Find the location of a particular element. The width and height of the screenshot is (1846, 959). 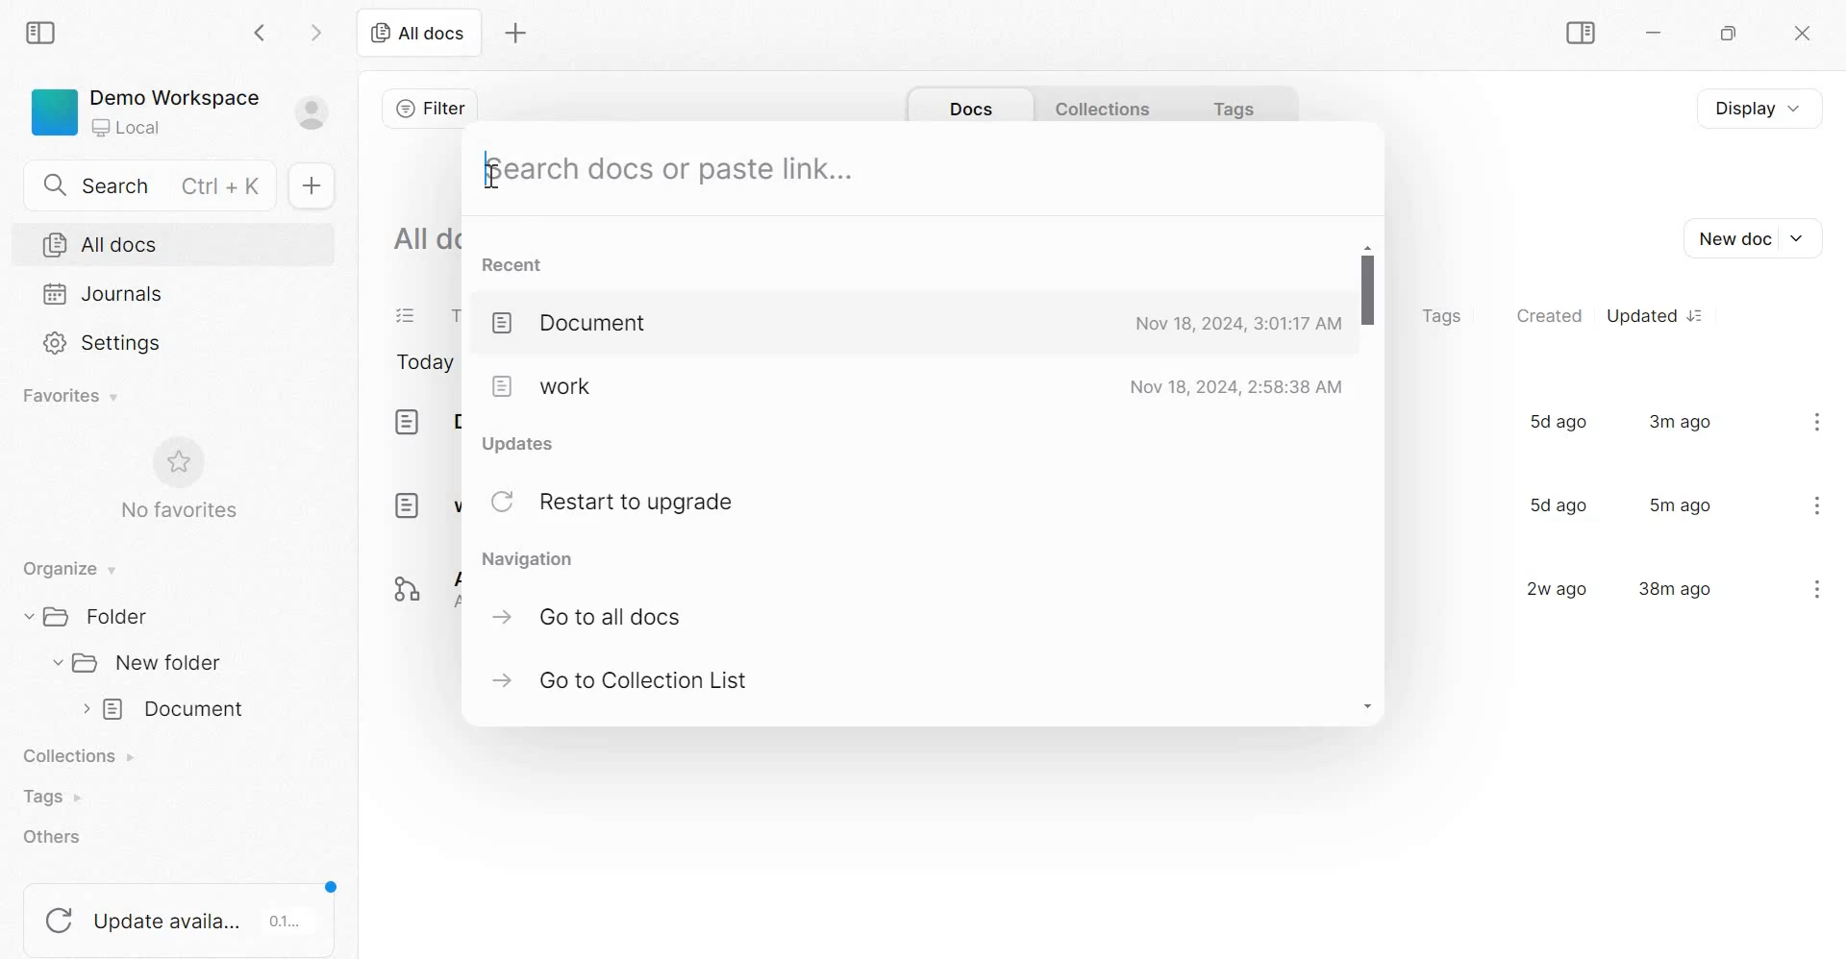

cursor is located at coordinates (494, 179).